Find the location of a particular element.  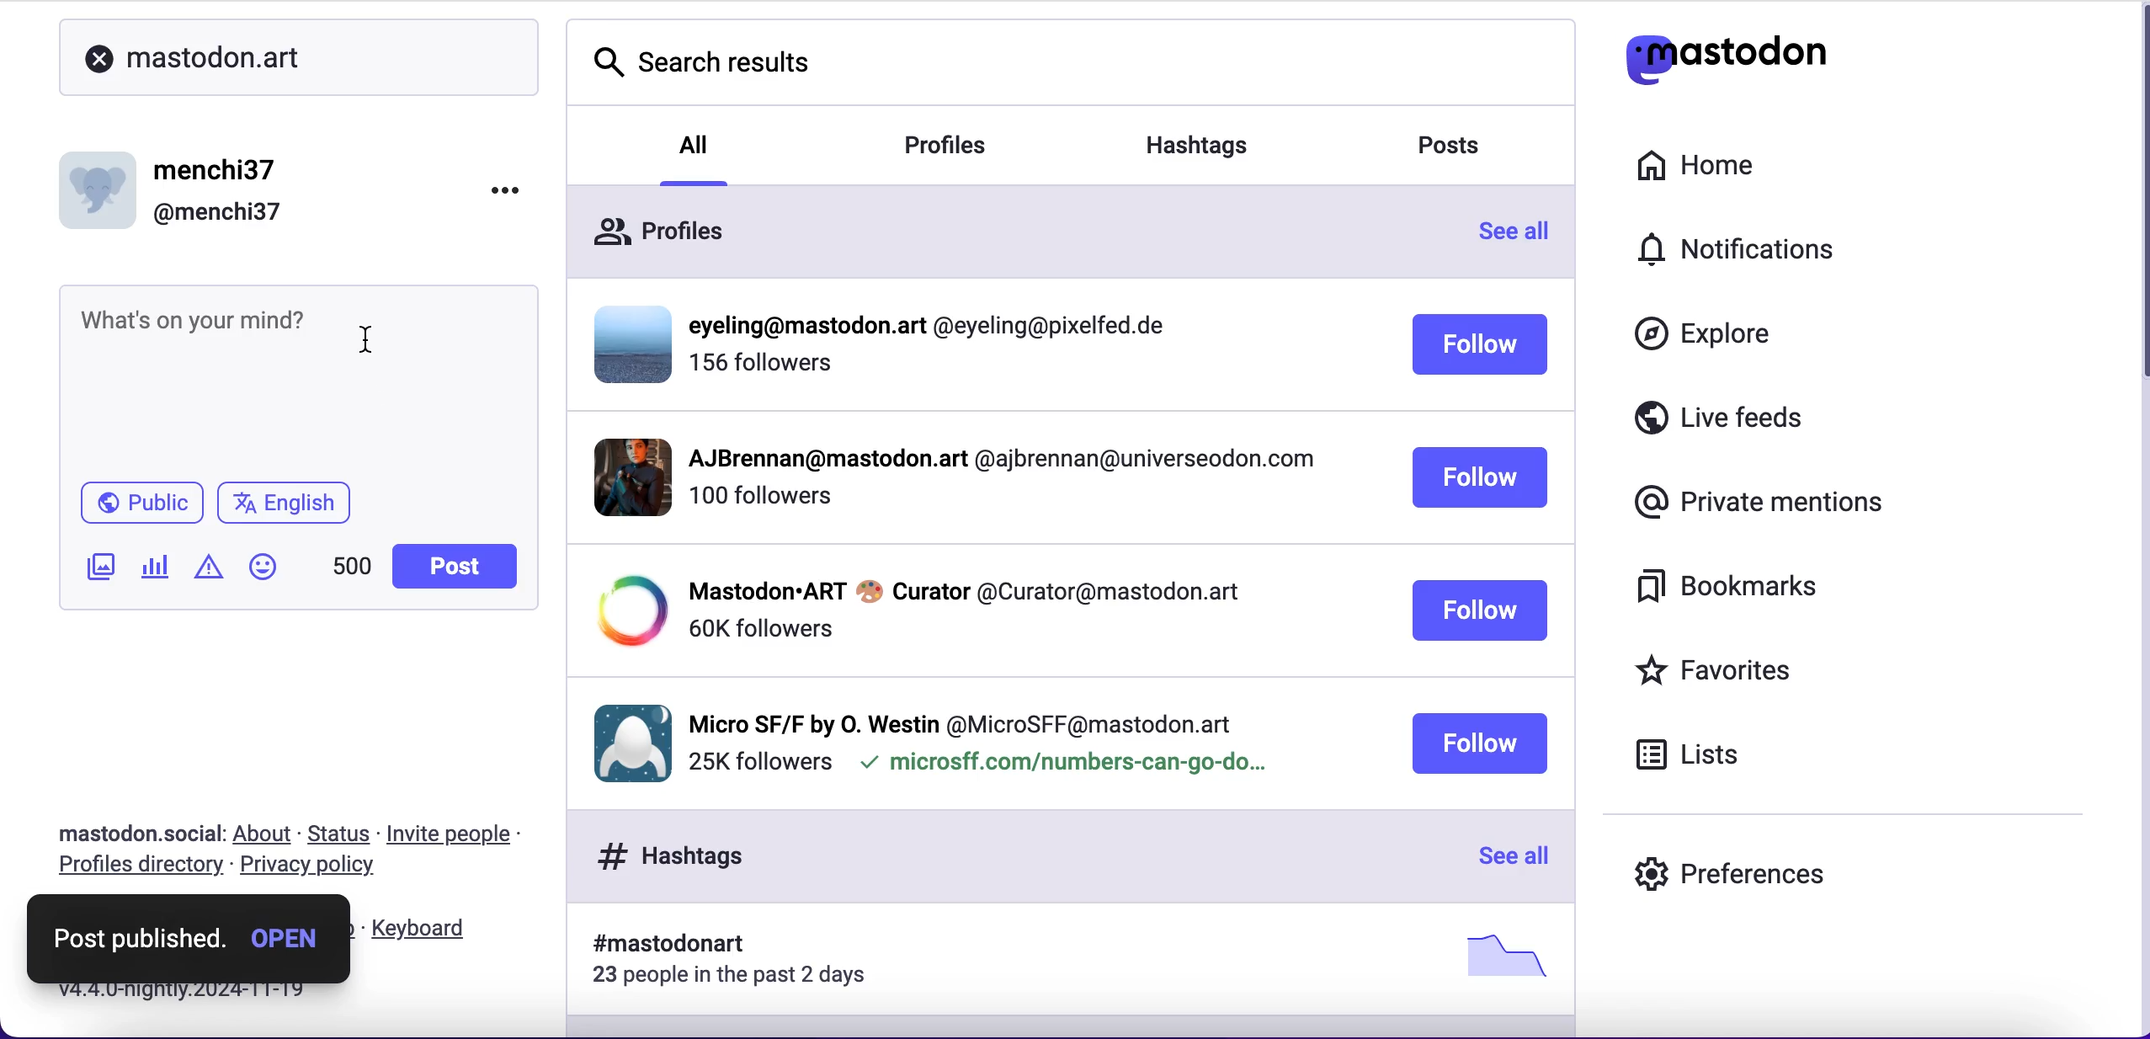

followers is located at coordinates (759, 629).